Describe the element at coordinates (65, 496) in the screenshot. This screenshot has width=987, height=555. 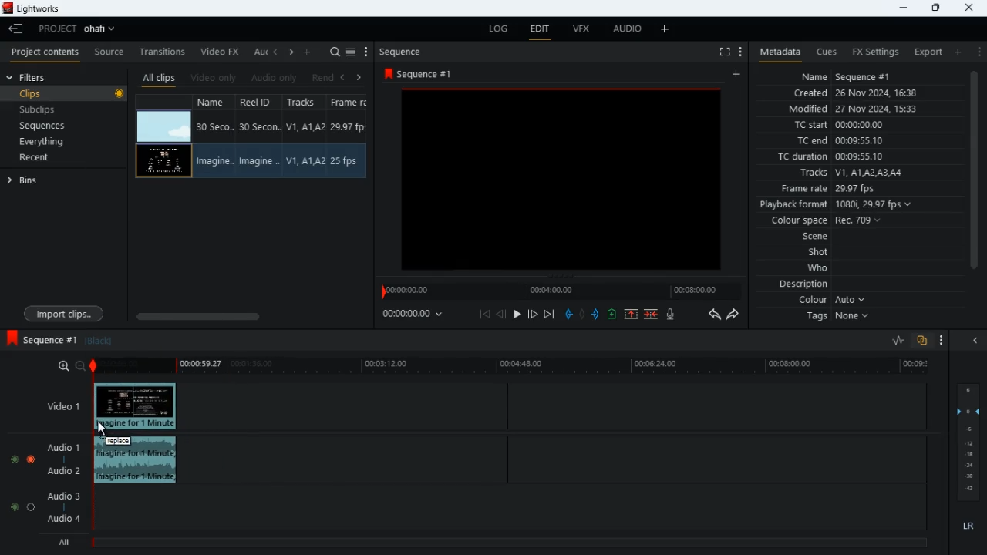
I see `audio 3` at that location.